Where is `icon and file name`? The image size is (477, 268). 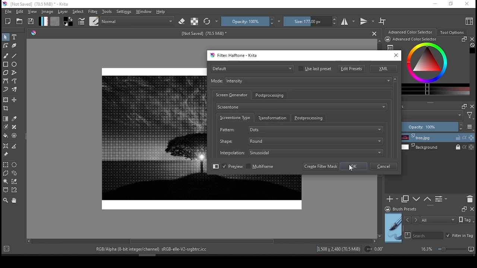
icon and file name is located at coordinates (42, 4).